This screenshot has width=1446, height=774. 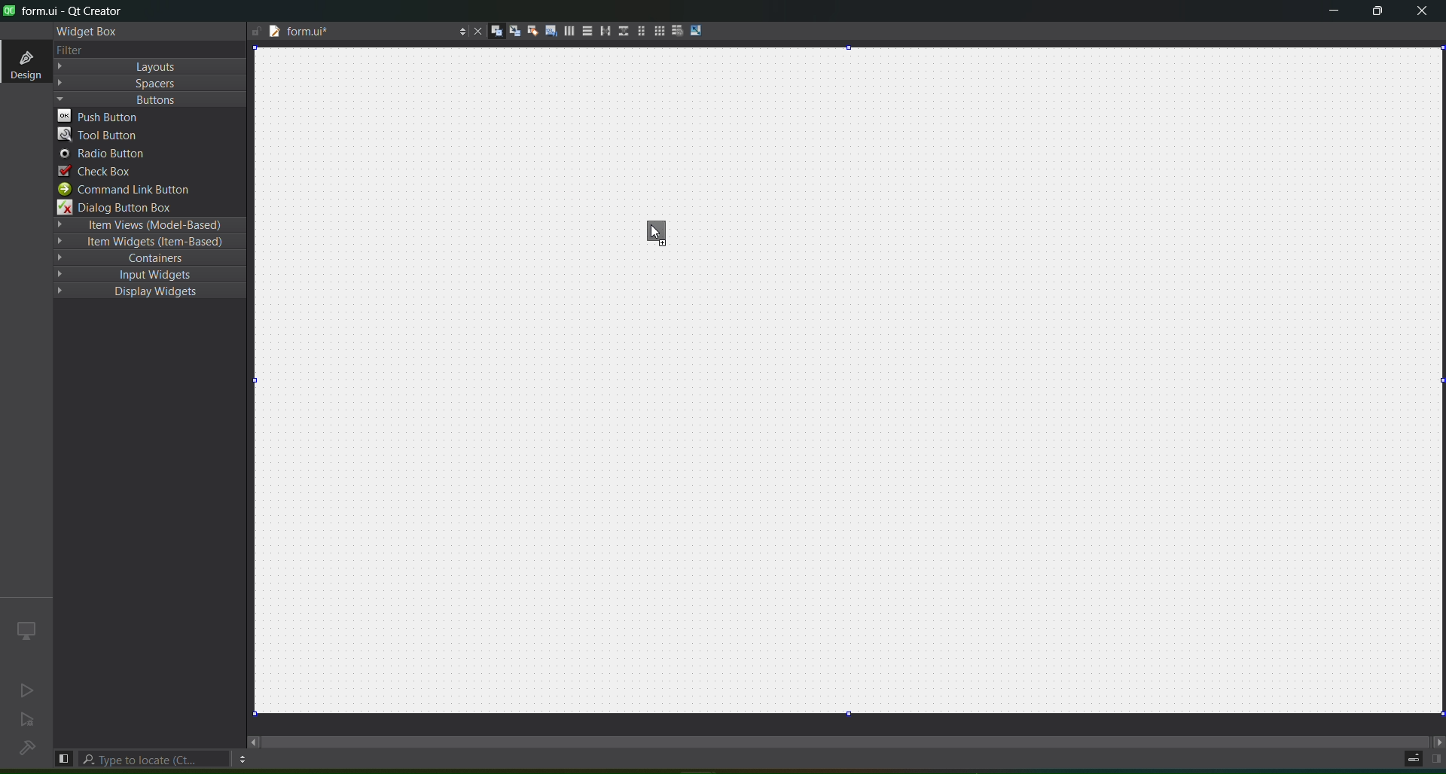 I want to click on adjust size, so click(x=697, y=30).